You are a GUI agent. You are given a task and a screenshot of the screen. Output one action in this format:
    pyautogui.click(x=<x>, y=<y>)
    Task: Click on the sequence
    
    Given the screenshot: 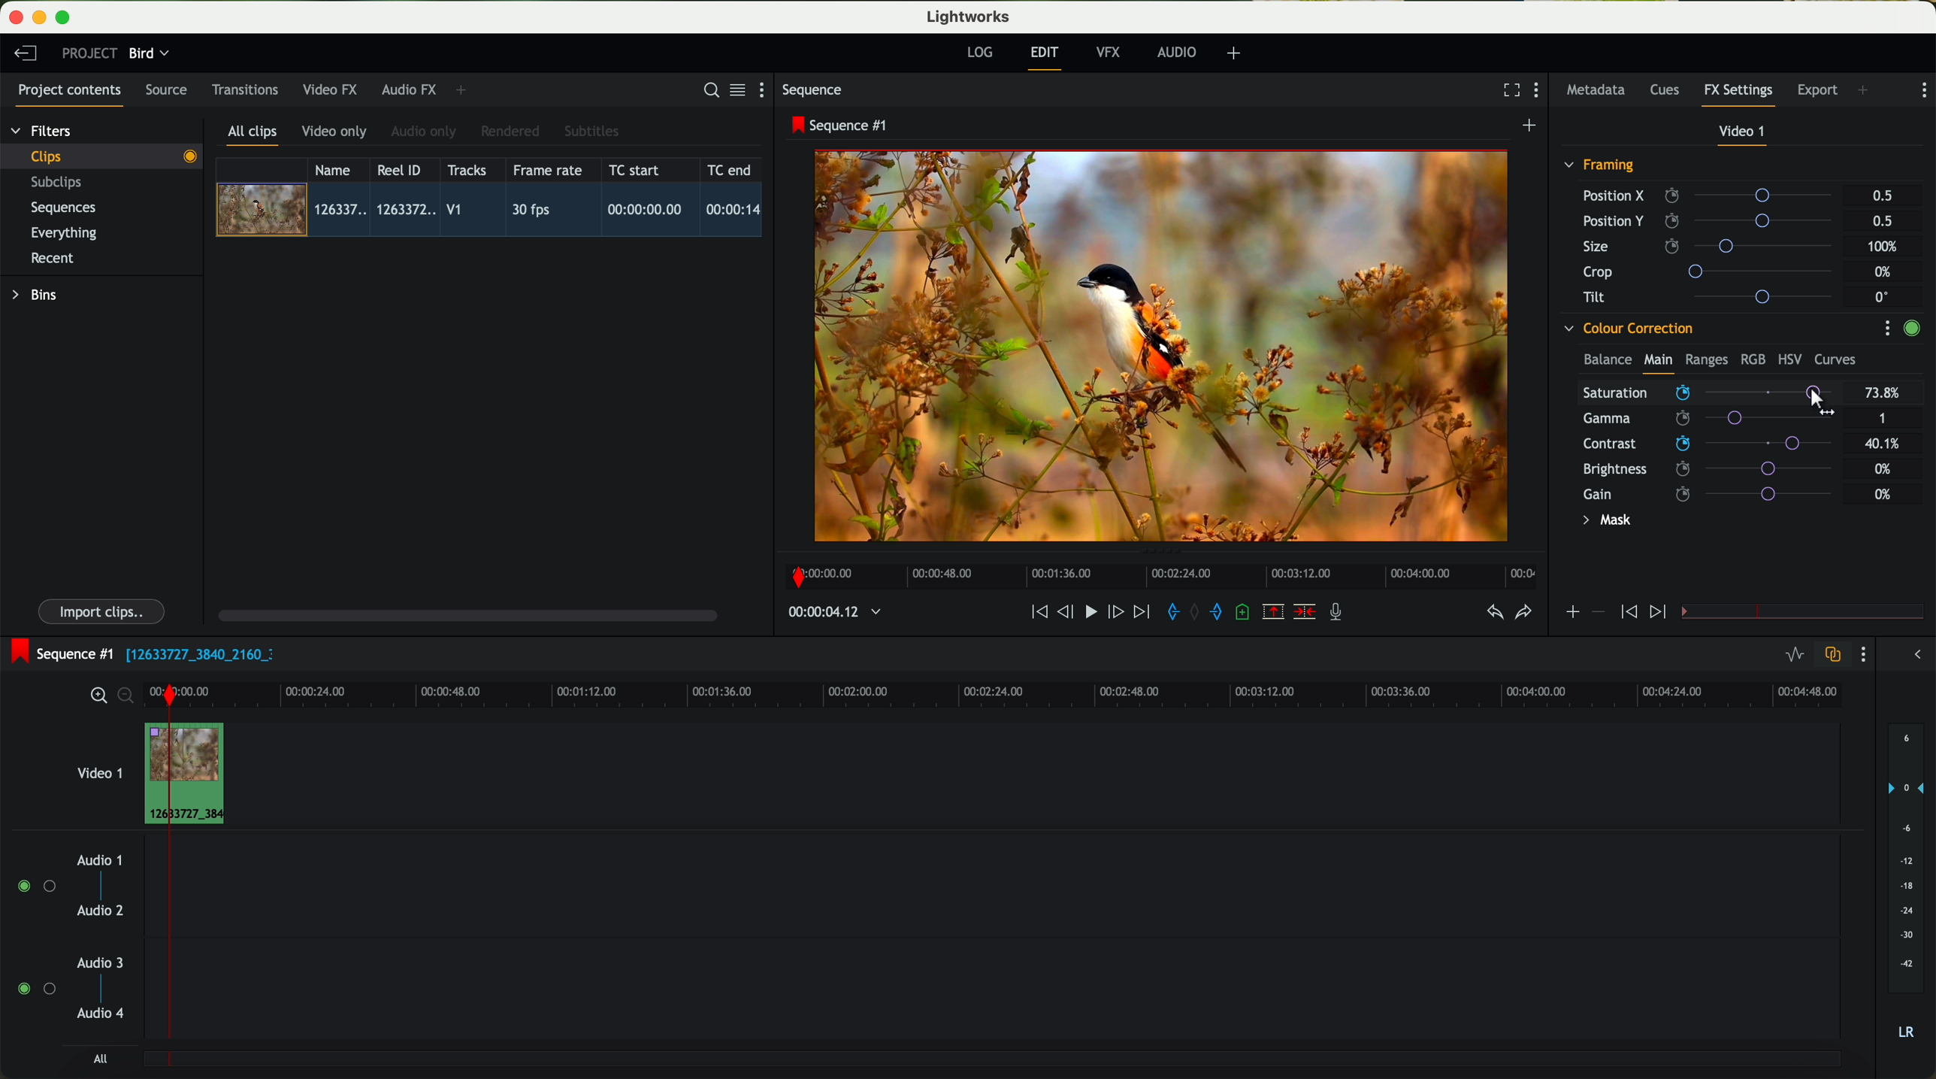 What is the action you would take?
    pyautogui.click(x=812, y=90)
    